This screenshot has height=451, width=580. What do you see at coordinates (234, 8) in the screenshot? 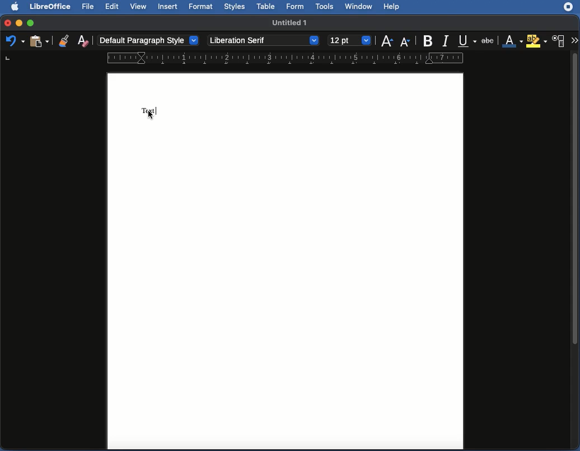
I see `Styles` at bounding box center [234, 8].